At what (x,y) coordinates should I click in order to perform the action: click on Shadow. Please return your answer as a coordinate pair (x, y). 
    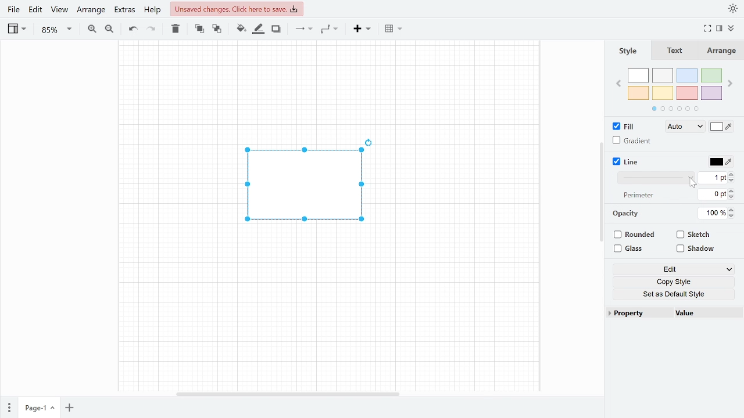
    Looking at the image, I should click on (699, 248).